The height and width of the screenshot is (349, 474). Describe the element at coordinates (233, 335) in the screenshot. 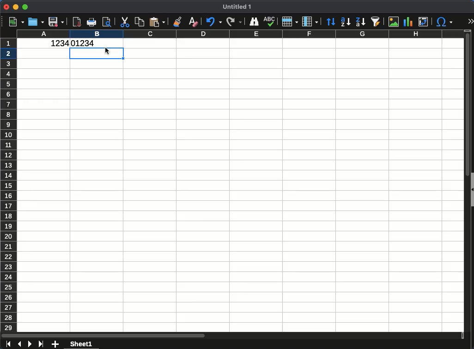

I see `scroll` at that location.